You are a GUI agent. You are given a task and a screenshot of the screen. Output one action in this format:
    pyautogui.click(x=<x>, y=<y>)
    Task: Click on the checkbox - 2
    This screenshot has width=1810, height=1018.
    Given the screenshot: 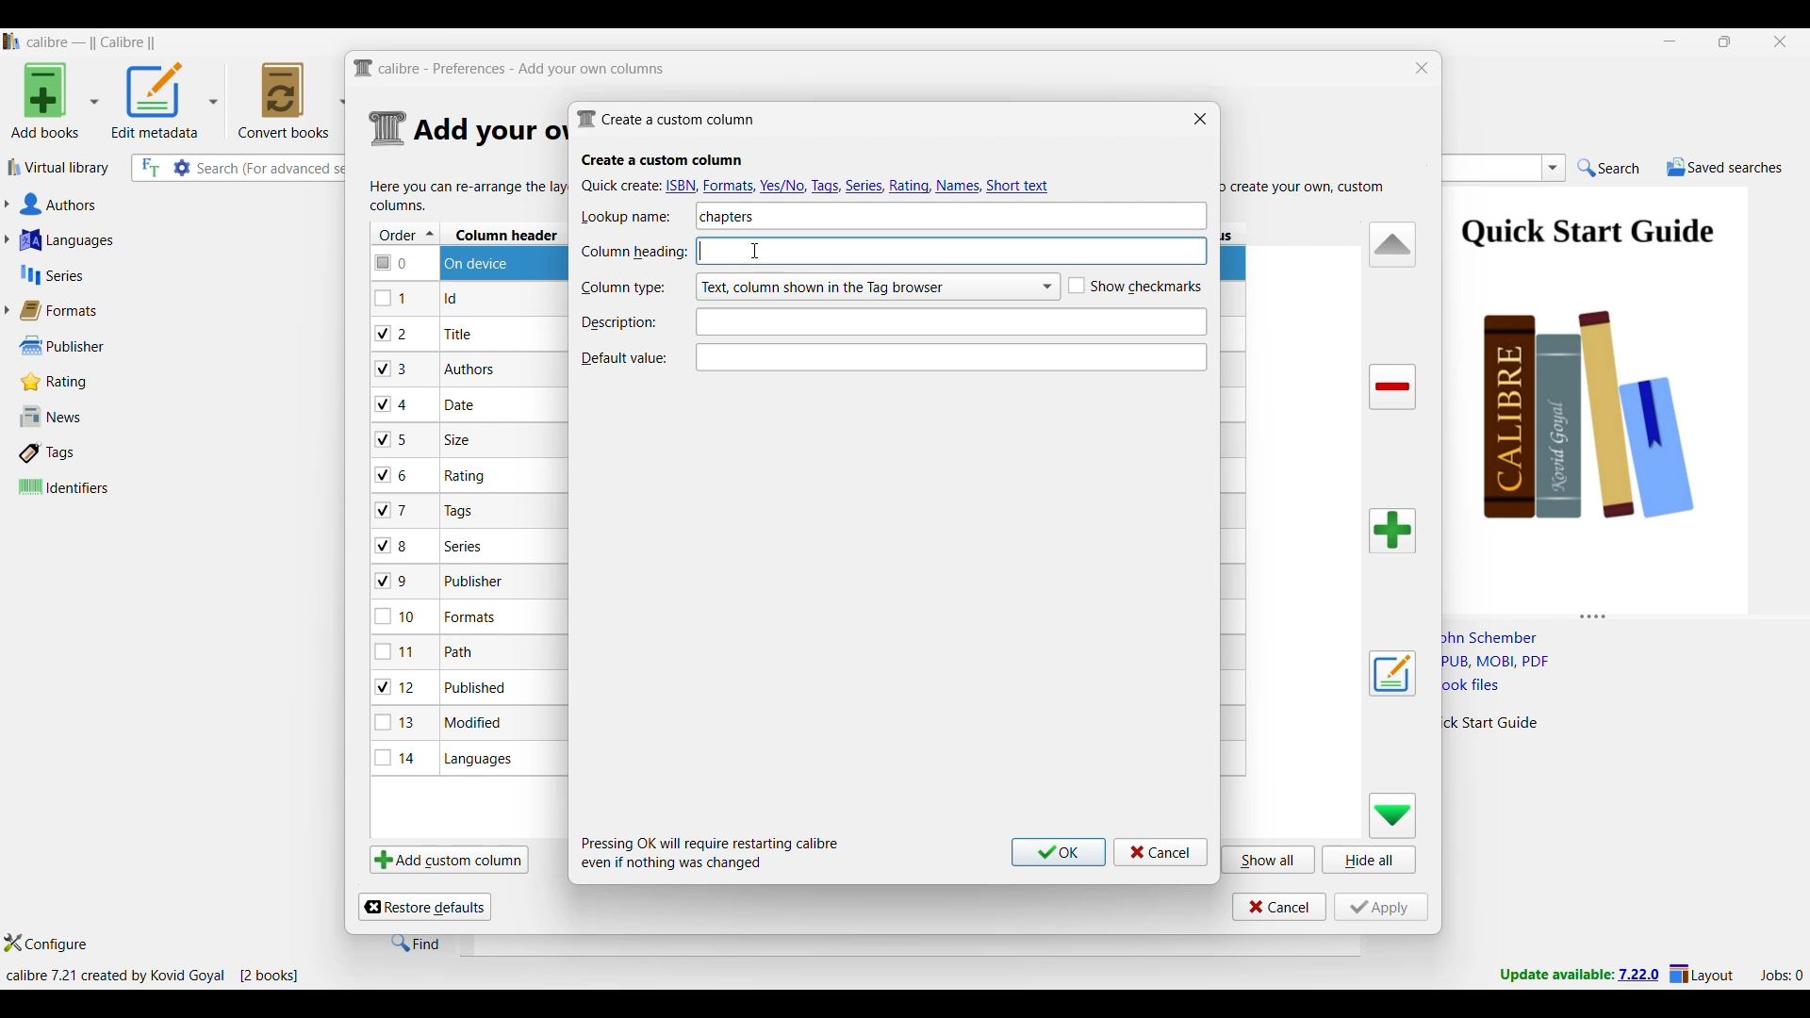 What is the action you would take?
    pyautogui.click(x=392, y=333)
    